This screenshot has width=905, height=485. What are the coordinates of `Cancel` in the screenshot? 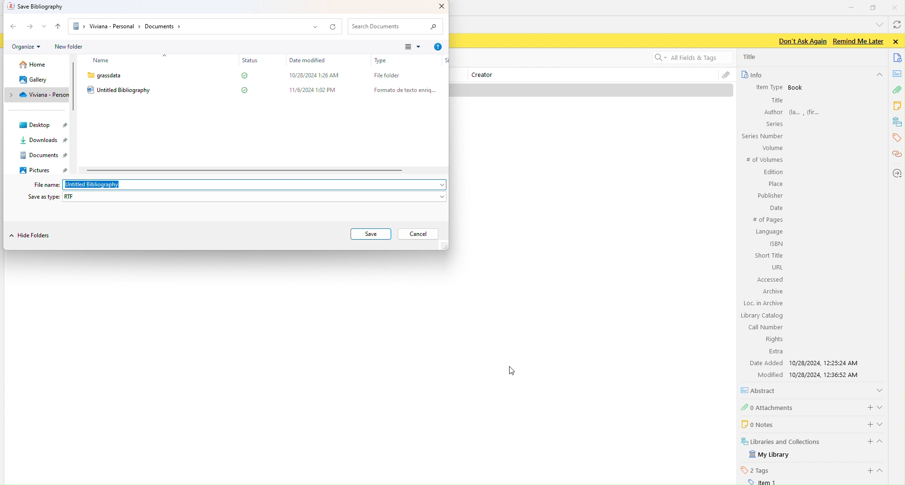 It's located at (419, 234).